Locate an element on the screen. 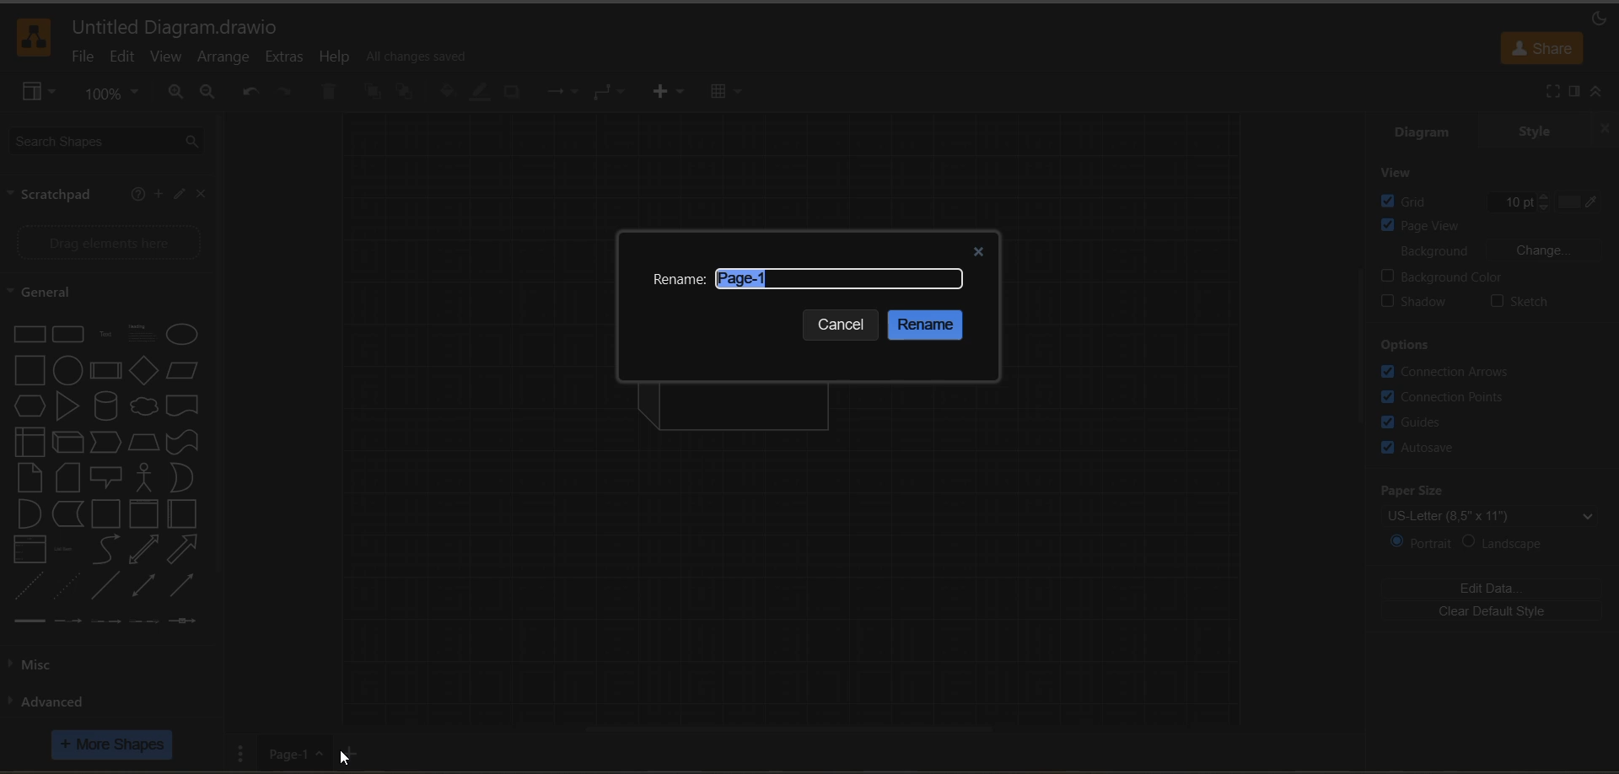  help is located at coordinates (137, 196).